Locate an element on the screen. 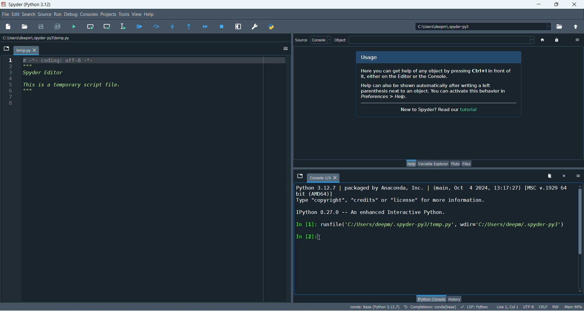 The image size is (584, 311). run current cell is located at coordinates (90, 27).